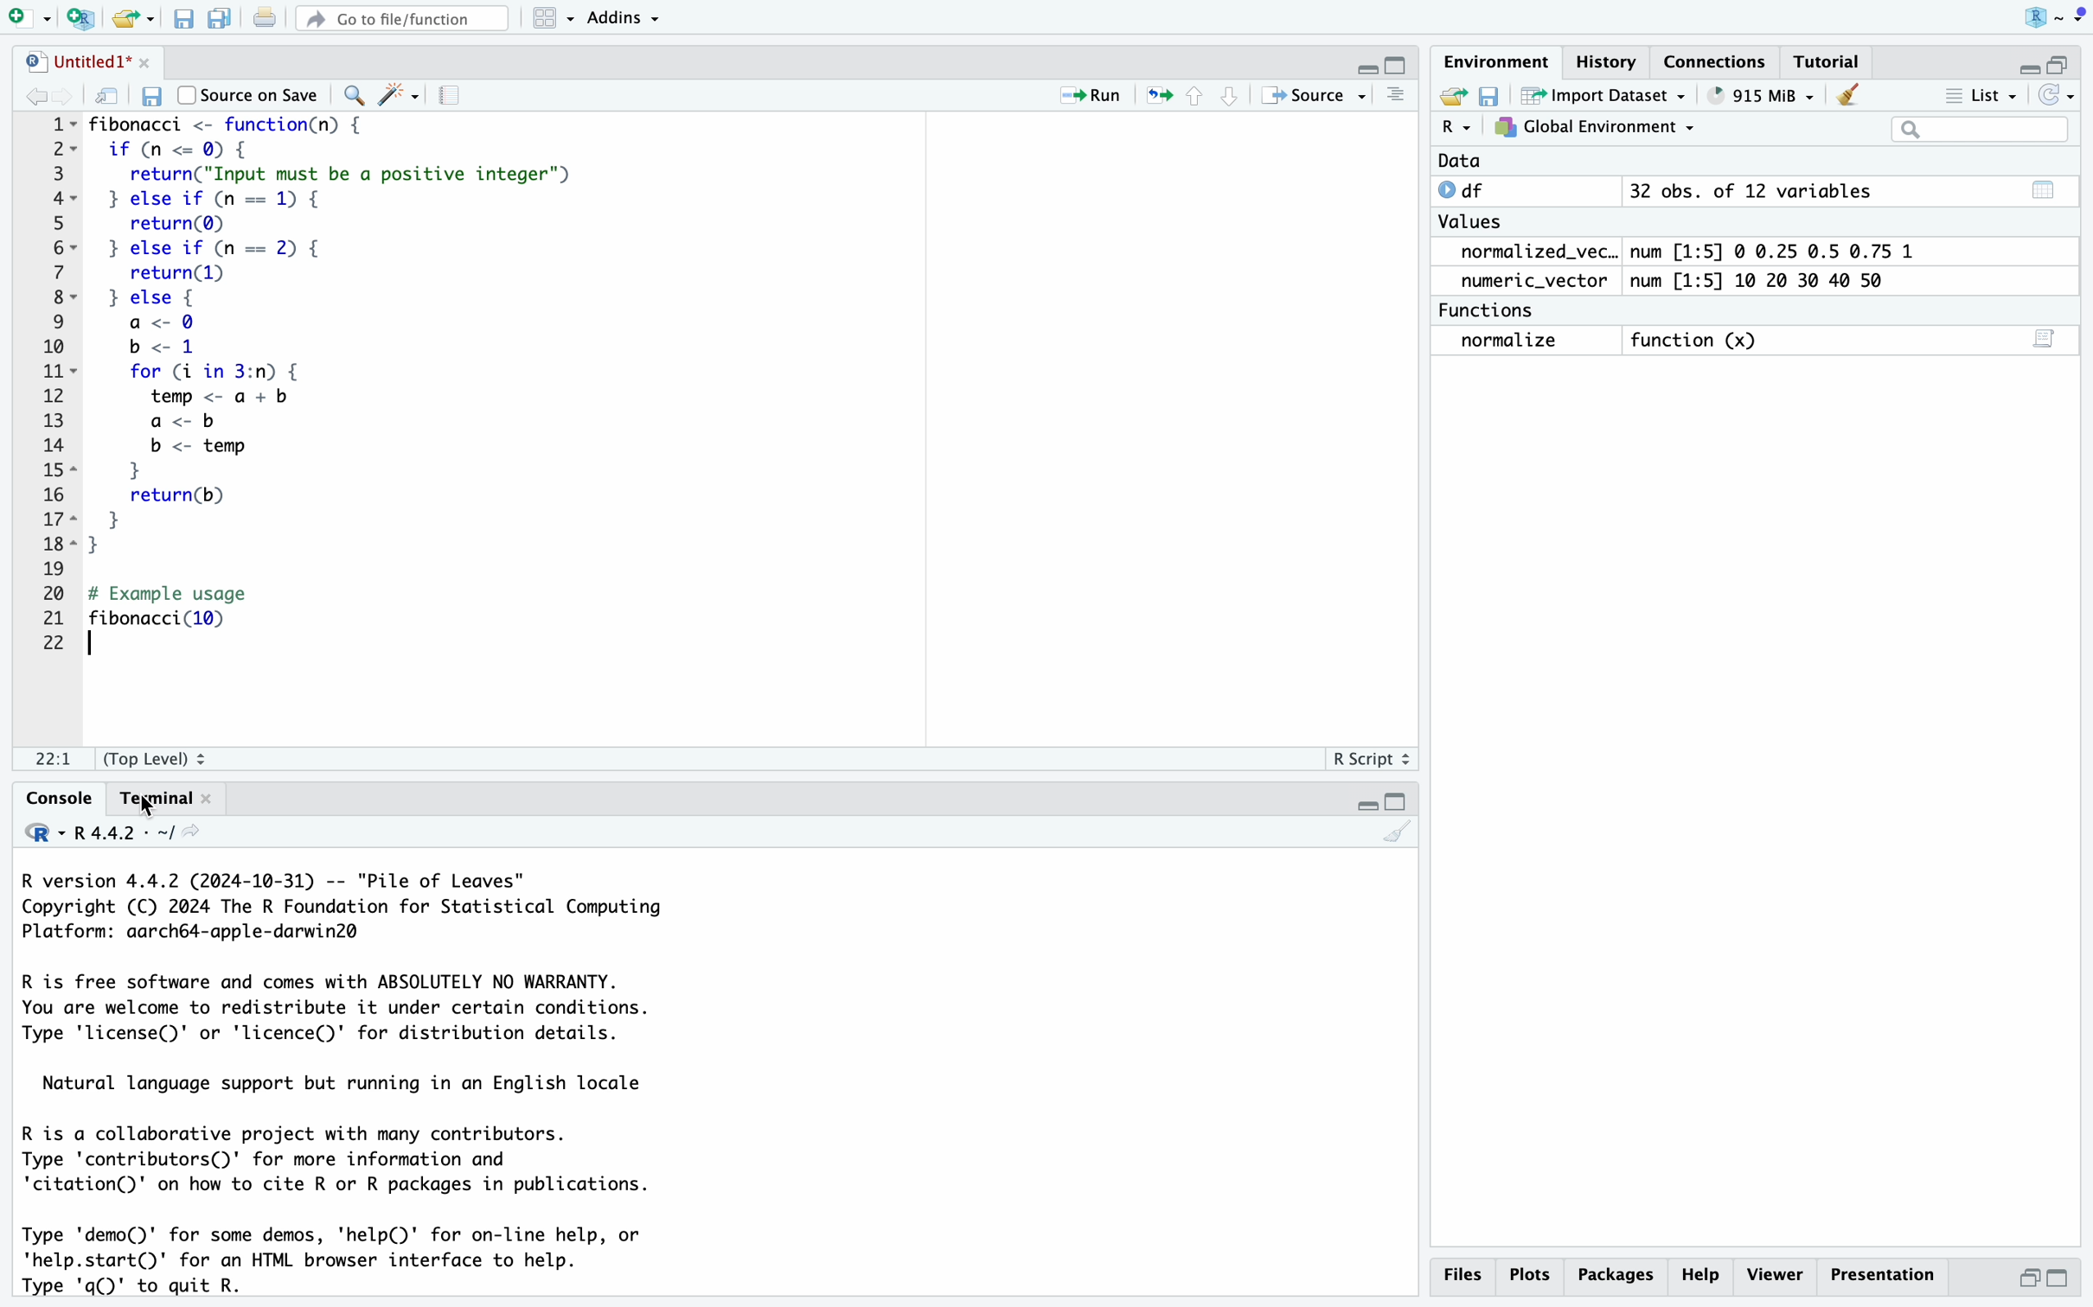 This screenshot has width=2093, height=1307. I want to click on addins, so click(626, 18).